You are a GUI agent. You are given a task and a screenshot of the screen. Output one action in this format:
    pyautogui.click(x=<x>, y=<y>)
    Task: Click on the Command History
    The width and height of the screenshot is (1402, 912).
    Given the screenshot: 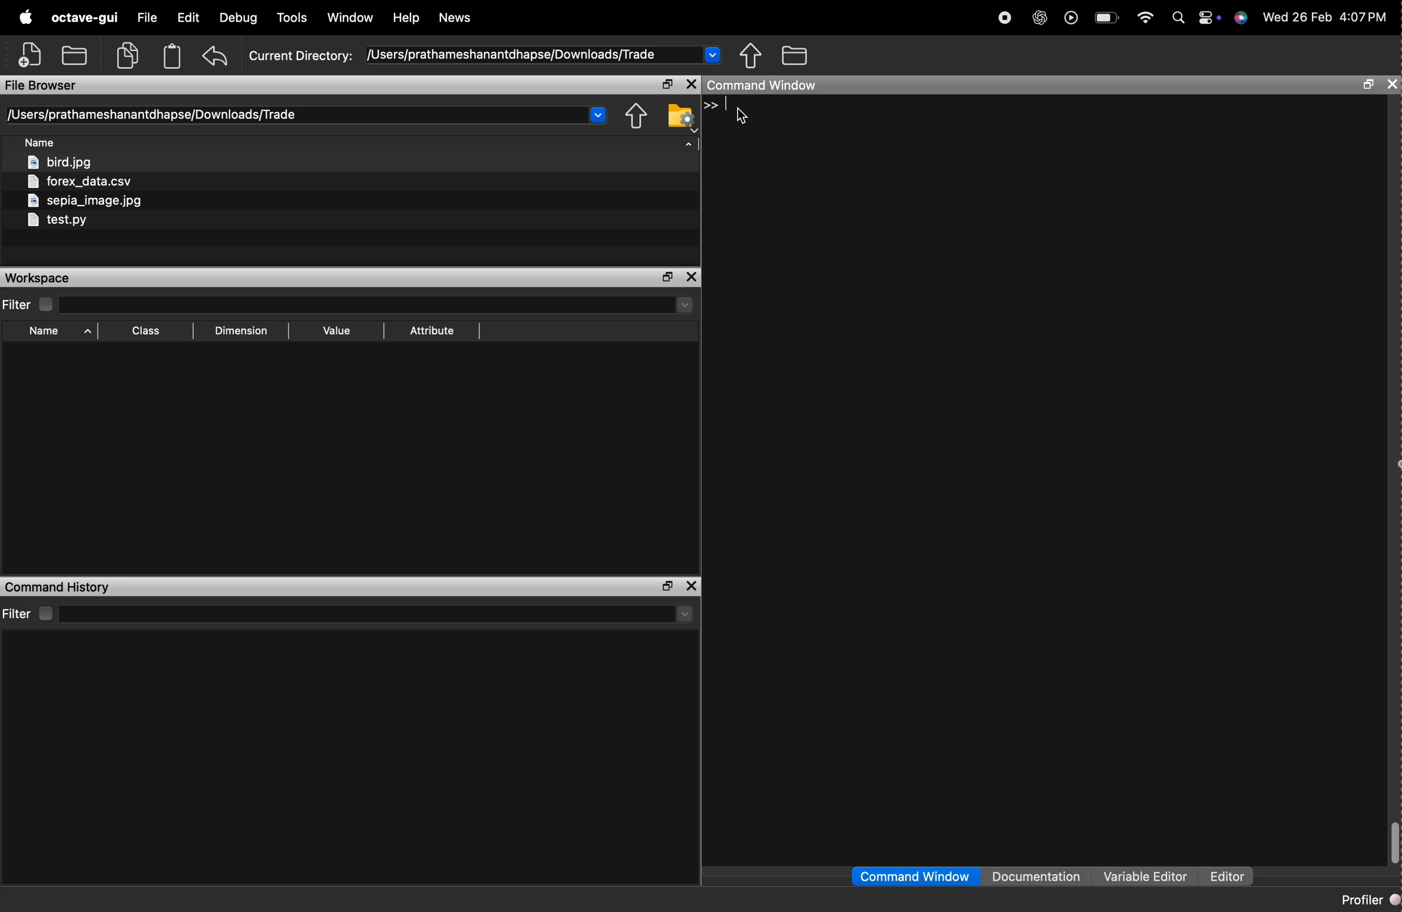 What is the action you would take?
    pyautogui.click(x=58, y=587)
    